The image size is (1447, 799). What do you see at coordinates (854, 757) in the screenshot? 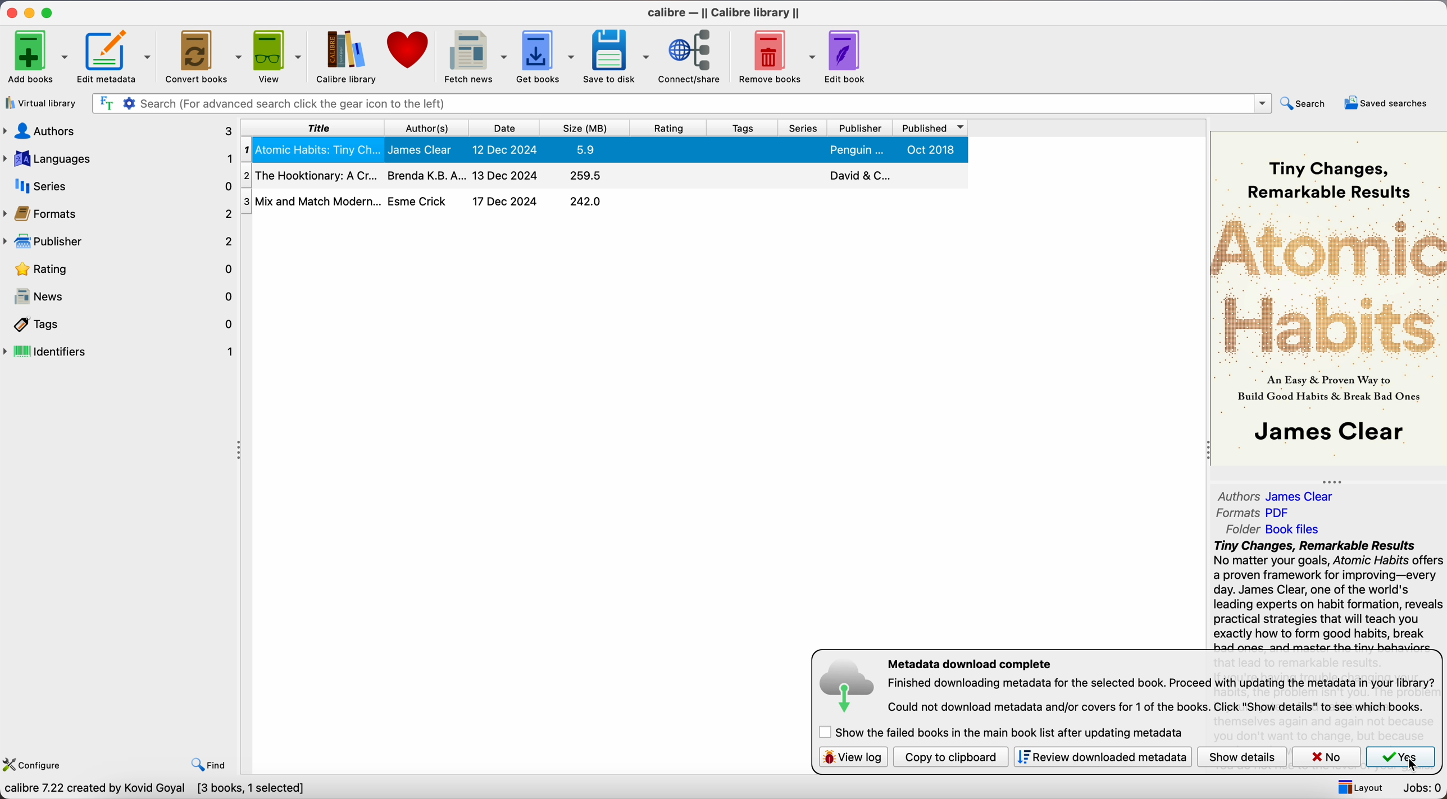
I see `view log` at bounding box center [854, 757].